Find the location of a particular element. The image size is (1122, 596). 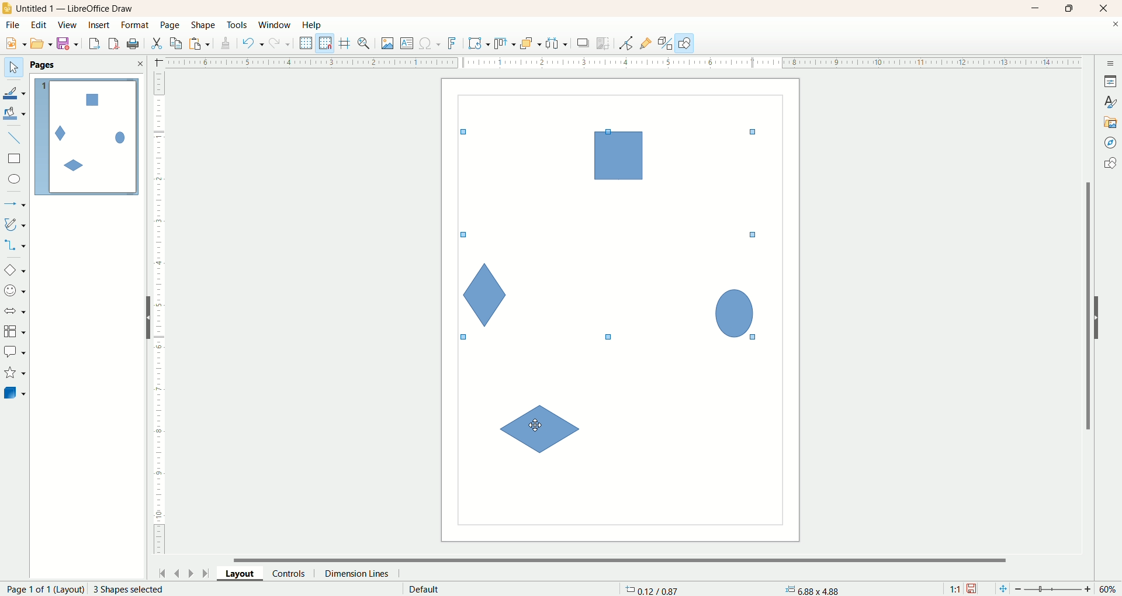

draw function is located at coordinates (685, 43).